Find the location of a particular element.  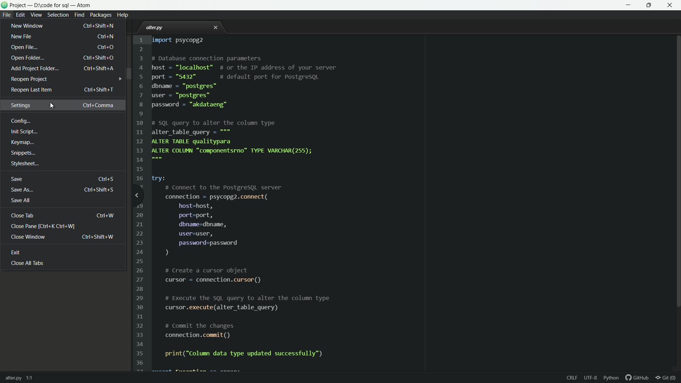

git (0) is located at coordinates (668, 378).